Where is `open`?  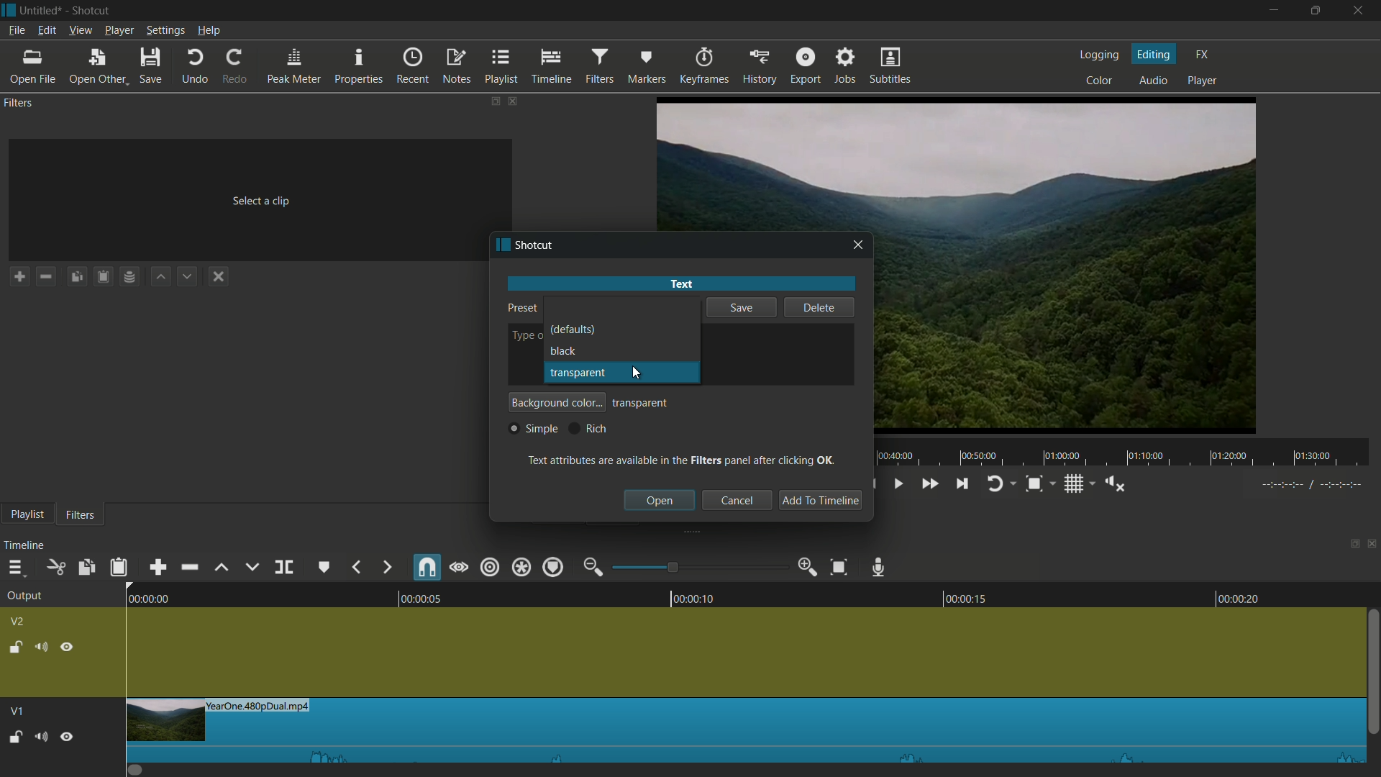 open is located at coordinates (660, 500).